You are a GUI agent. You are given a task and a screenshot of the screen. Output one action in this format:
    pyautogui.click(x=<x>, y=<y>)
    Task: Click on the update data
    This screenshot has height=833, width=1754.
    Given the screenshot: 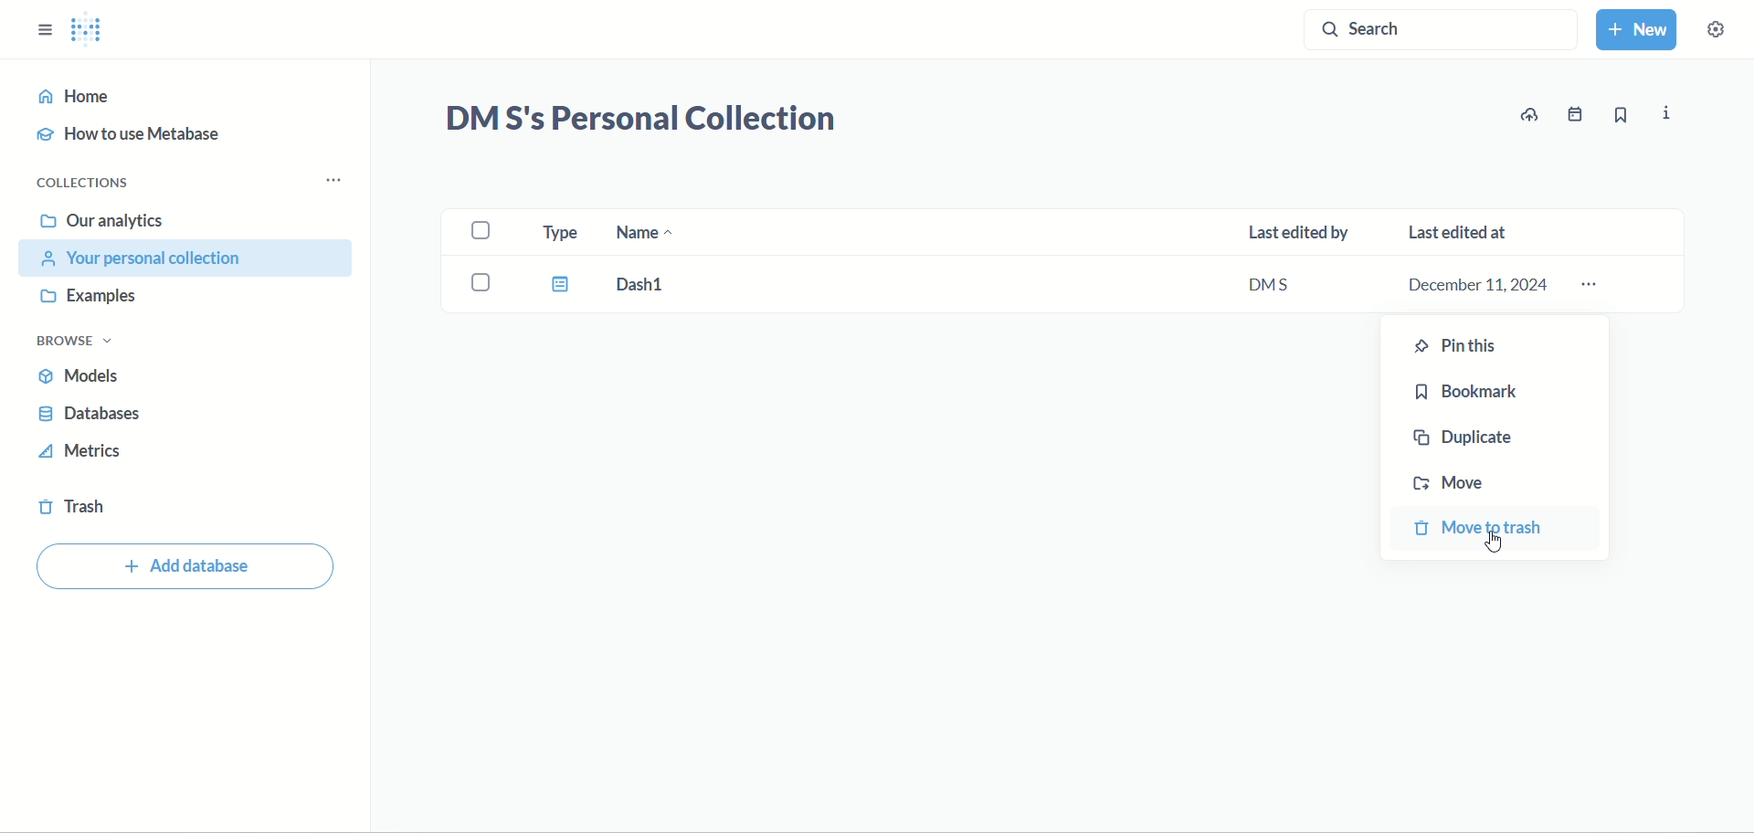 What is the action you would take?
    pyautogui.click(x=1533, y=115)
    